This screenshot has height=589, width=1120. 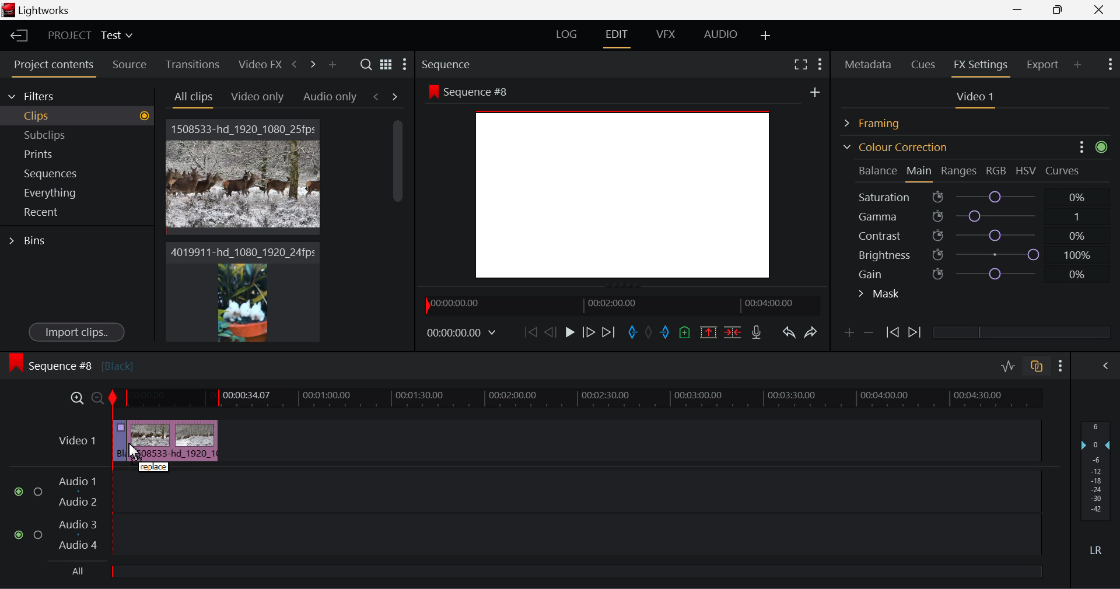 I want to click on Background changed, so click(x=622, y=185).